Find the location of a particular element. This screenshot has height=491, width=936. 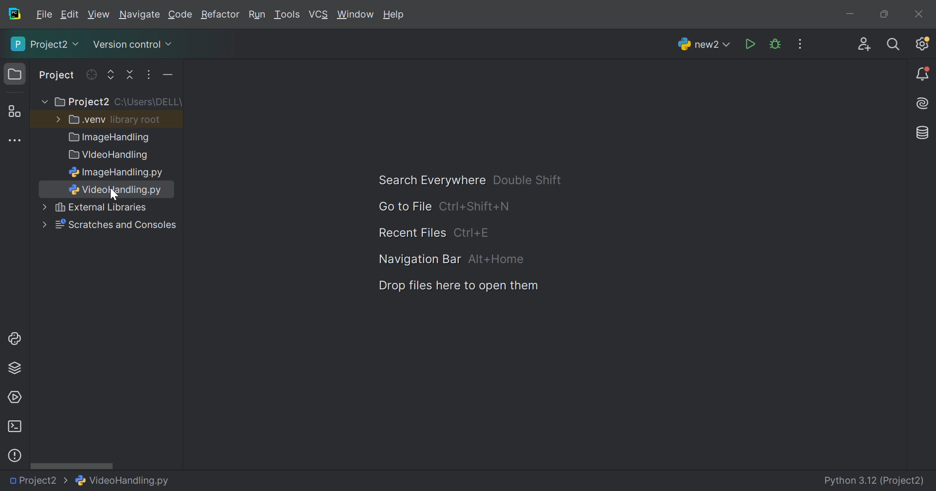

External Libraries is located at coordinates (102, 208).